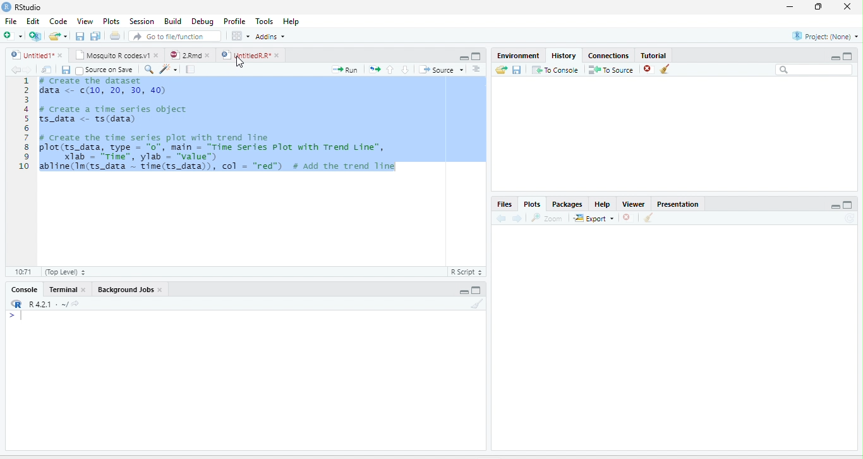 The width and height of the screenshot is (863, 459). Describe the element at coordinates (32, 21) in the screenshot. I see `Edit` at that location.